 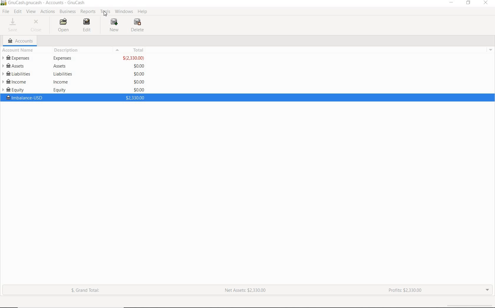 I want to click on ACCOUNT NAME, so click(x=72, y=50).